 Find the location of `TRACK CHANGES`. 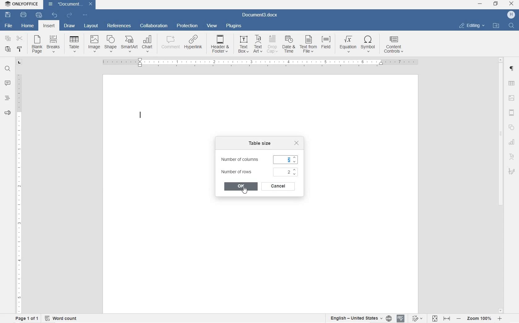

TRACK CHANGES is located at coordinates (417, 318).